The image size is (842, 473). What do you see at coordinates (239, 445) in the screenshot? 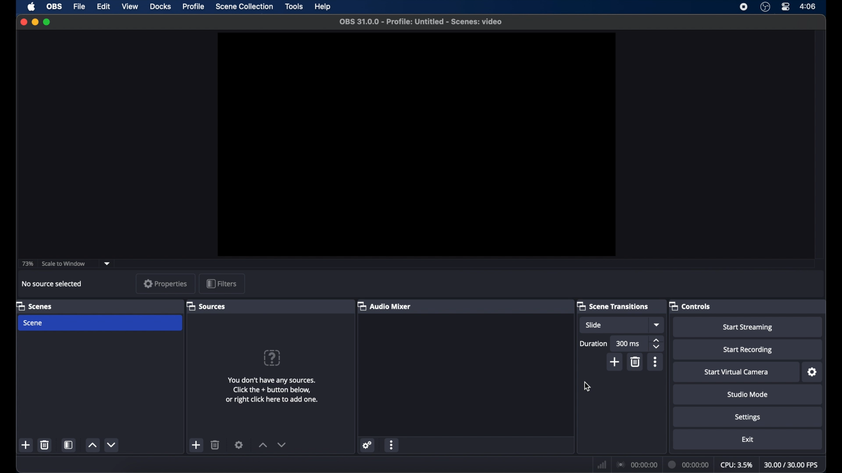
I see `settings` at bounding box center [239, 445].